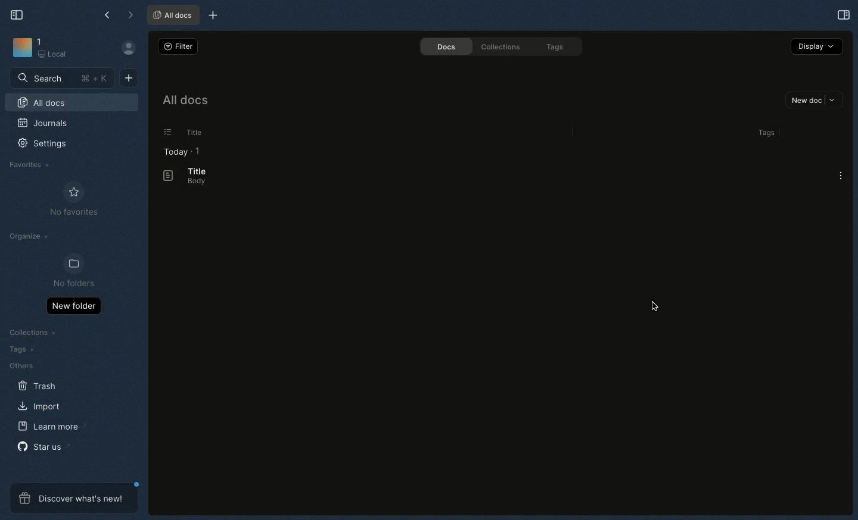 The height and width of the screenshot is (520, 858). I want to click on Document, so click(163, 176).